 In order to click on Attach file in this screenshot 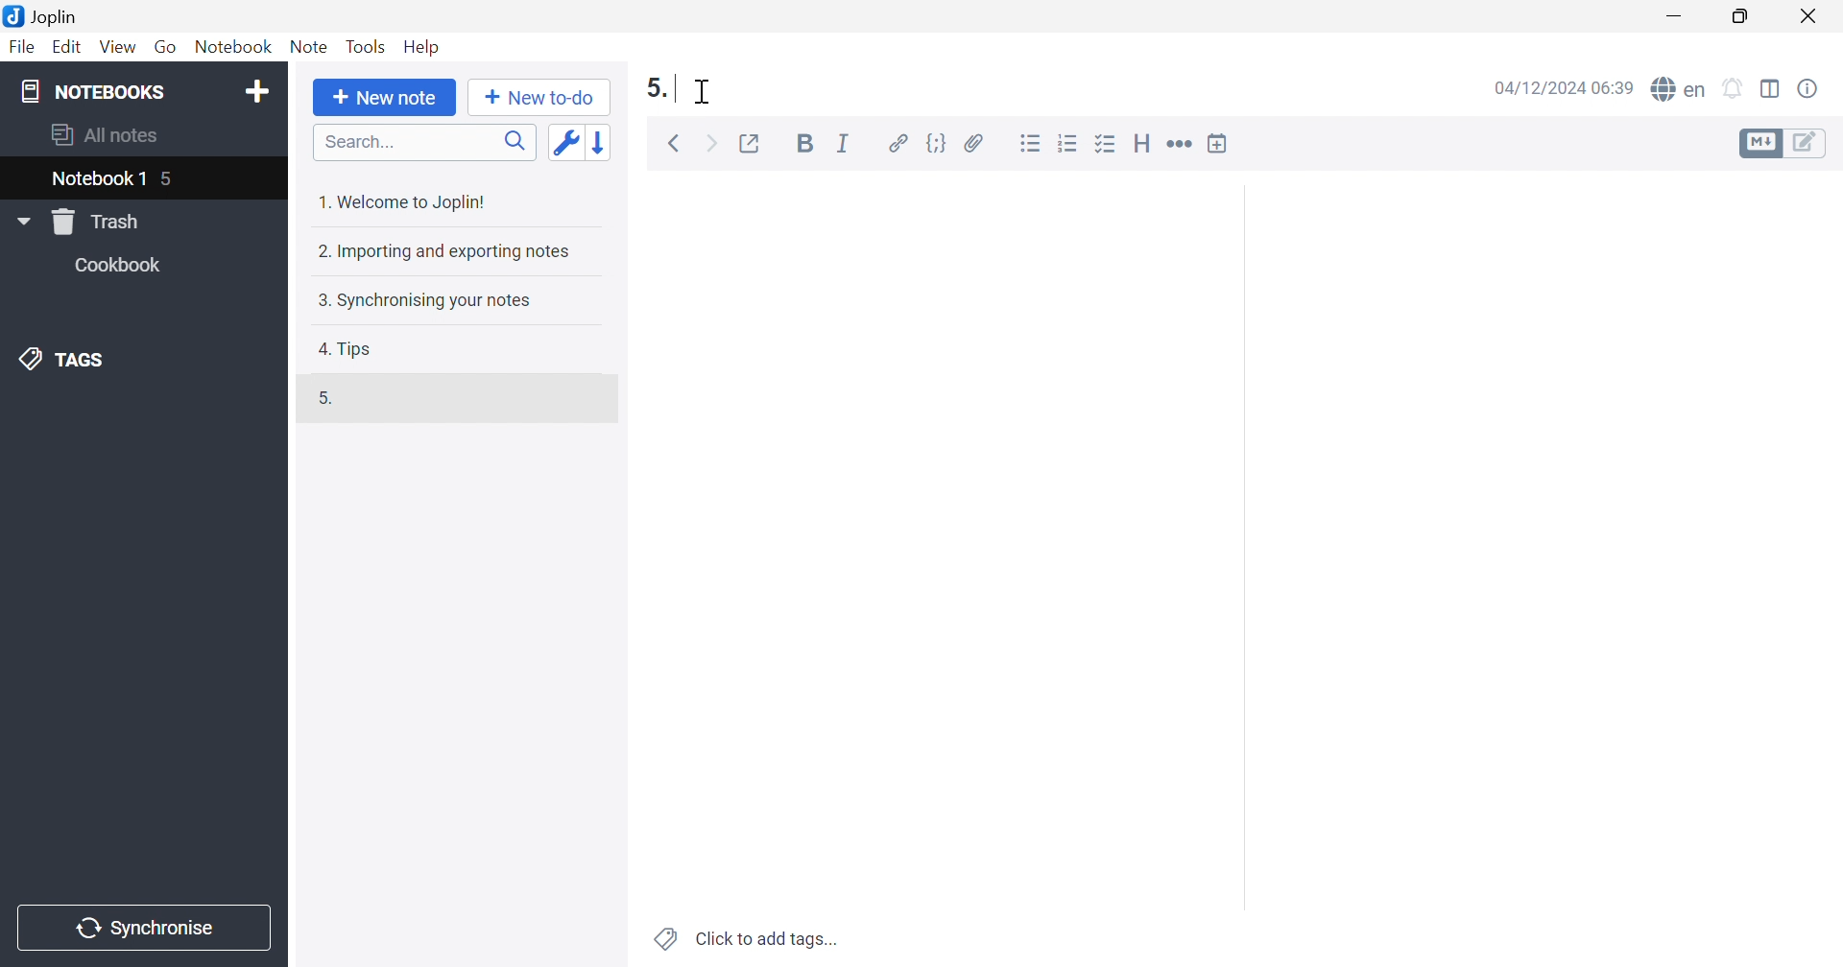, I will do `click(974, 142)`.